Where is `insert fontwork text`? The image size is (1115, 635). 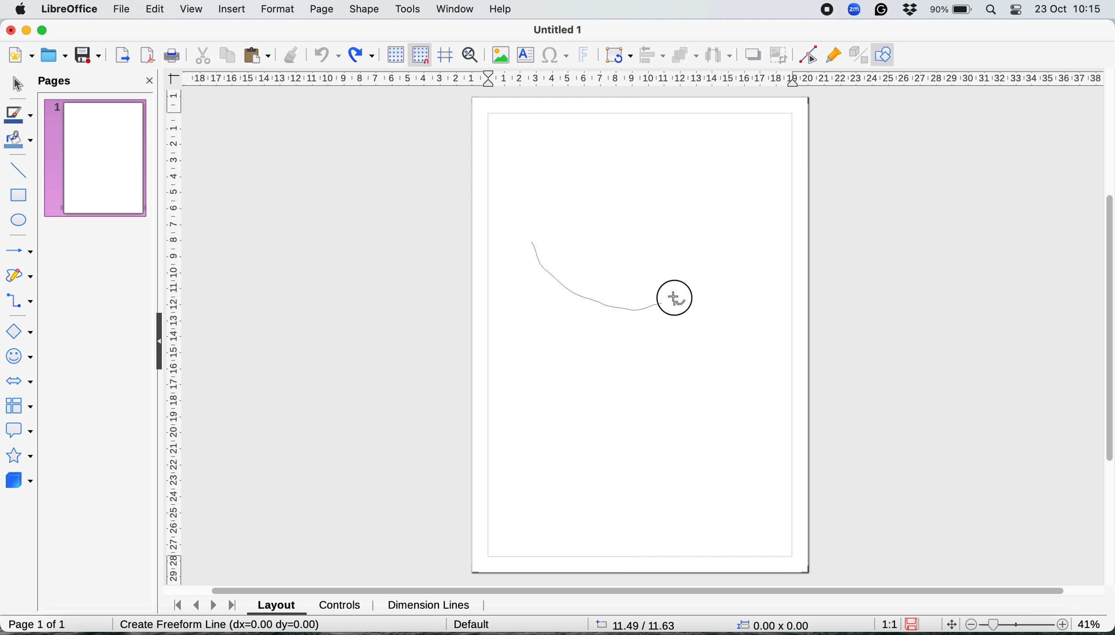 insert fontwork text is located at coordinates (586, 55).